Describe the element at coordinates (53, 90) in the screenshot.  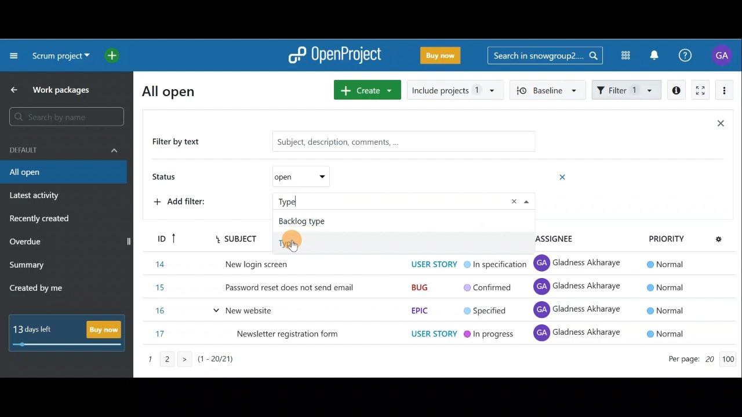
I see `Work packages` at that location.